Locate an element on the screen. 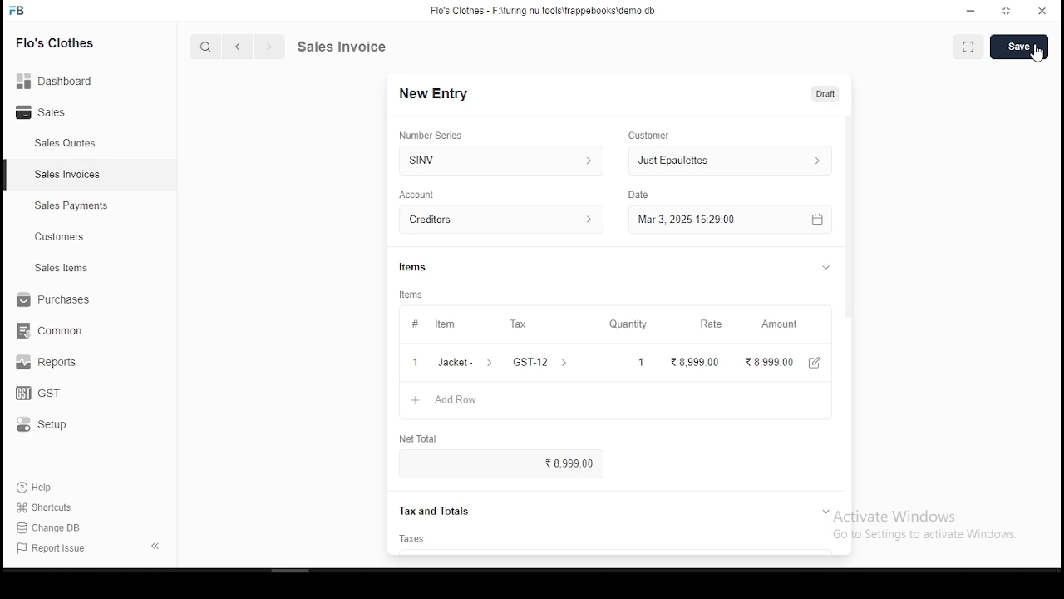 This screenshot has width=1064, height=599. + AddRow is located at coordinates (607, 400).